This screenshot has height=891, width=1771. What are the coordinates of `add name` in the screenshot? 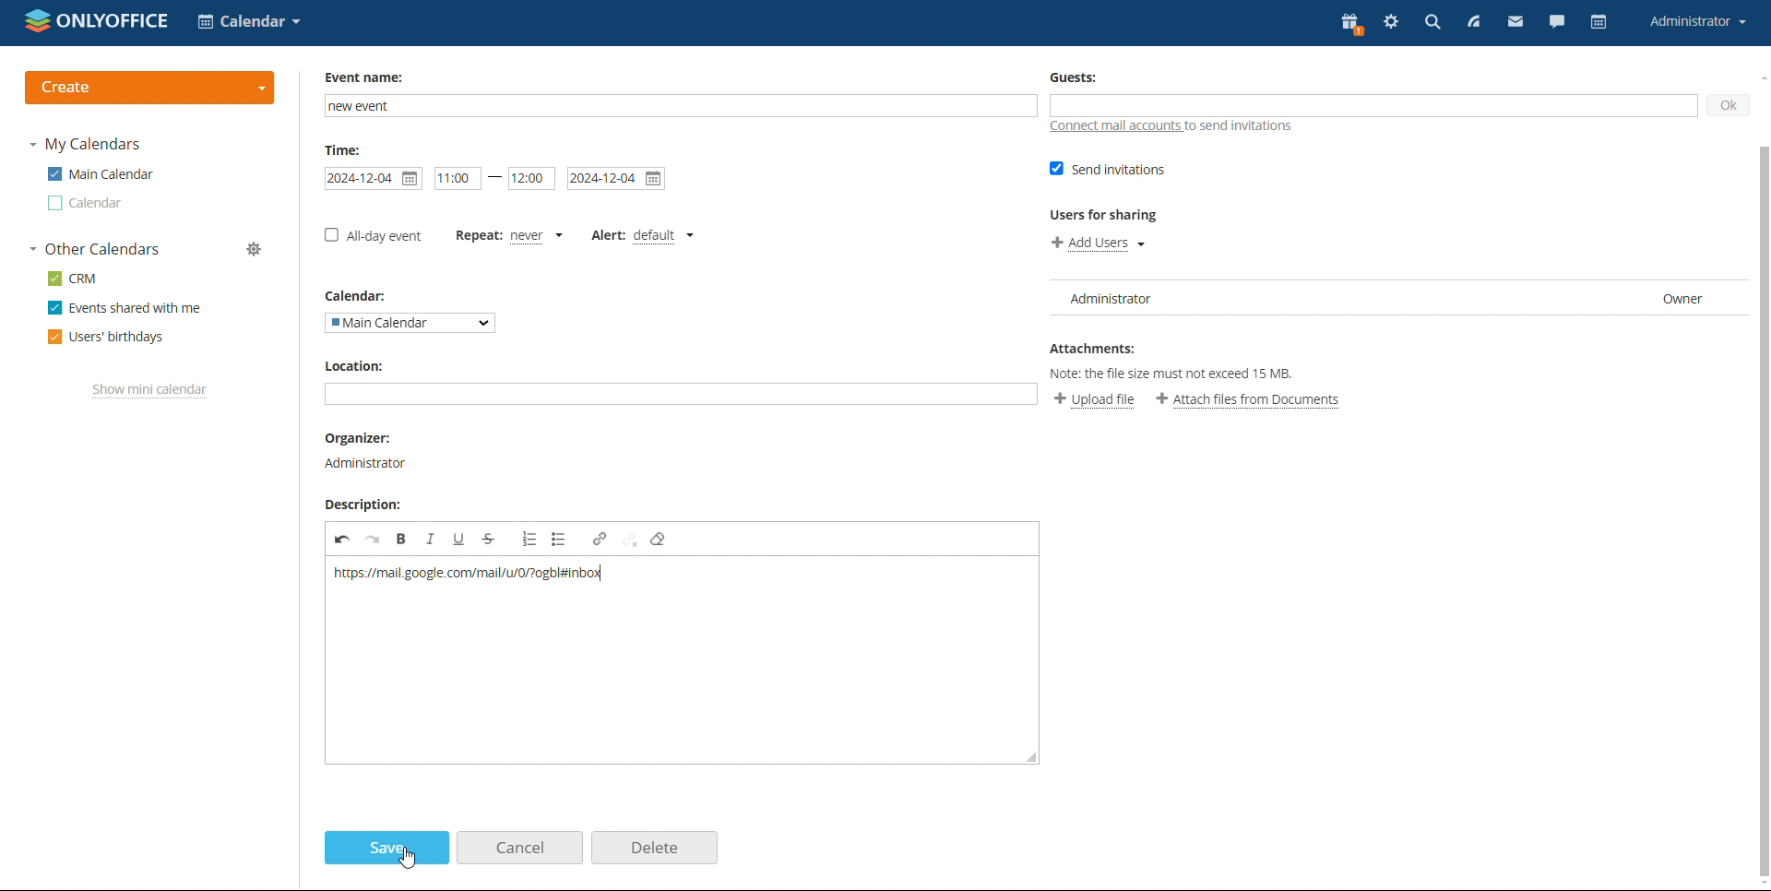 It's located at (681, 105).